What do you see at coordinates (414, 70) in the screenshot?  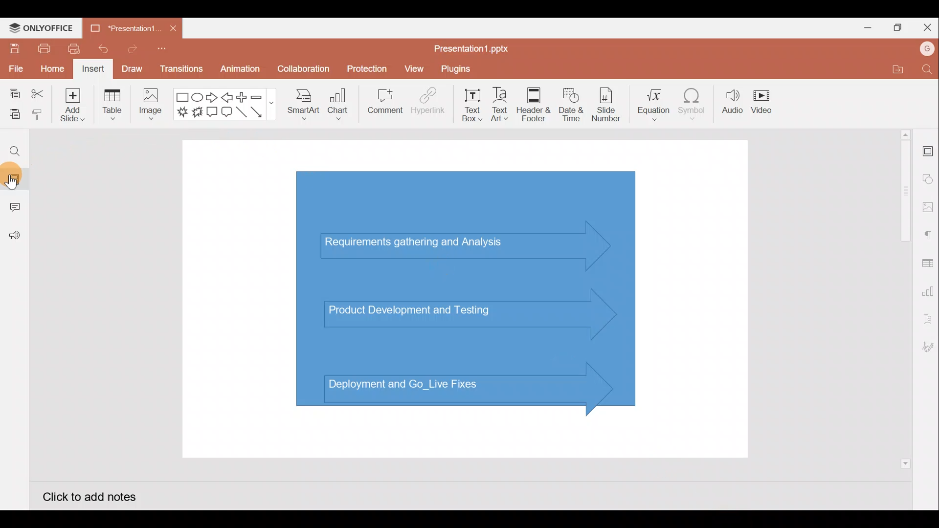 I see `View` at bounding box center [414, 70].